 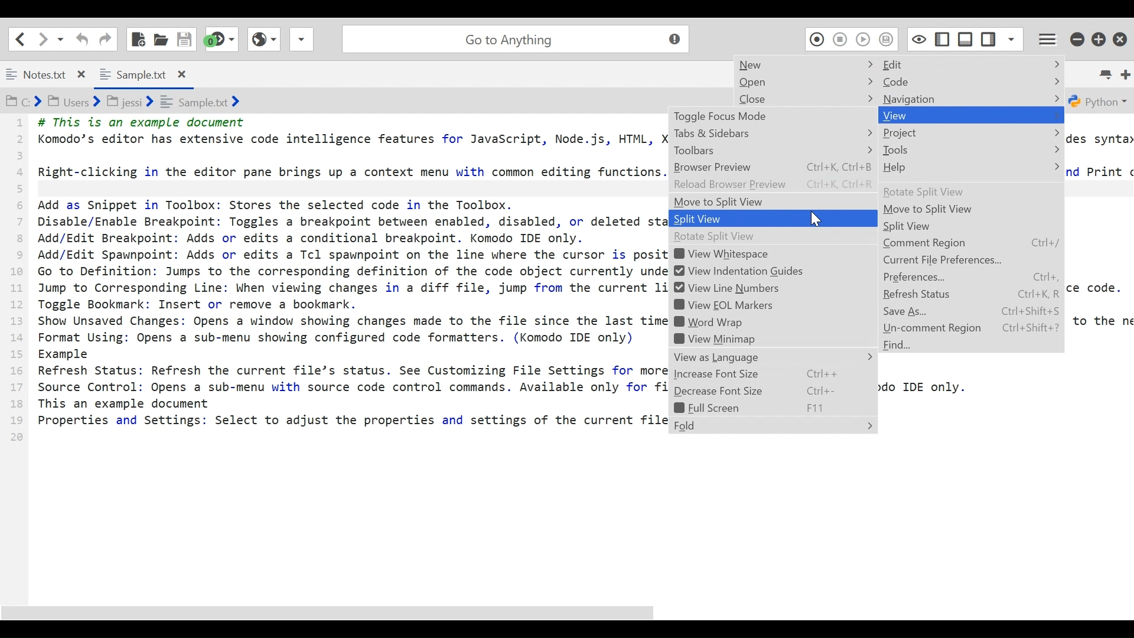 I want to click on Word Wrap, so click(x=771, y=322).